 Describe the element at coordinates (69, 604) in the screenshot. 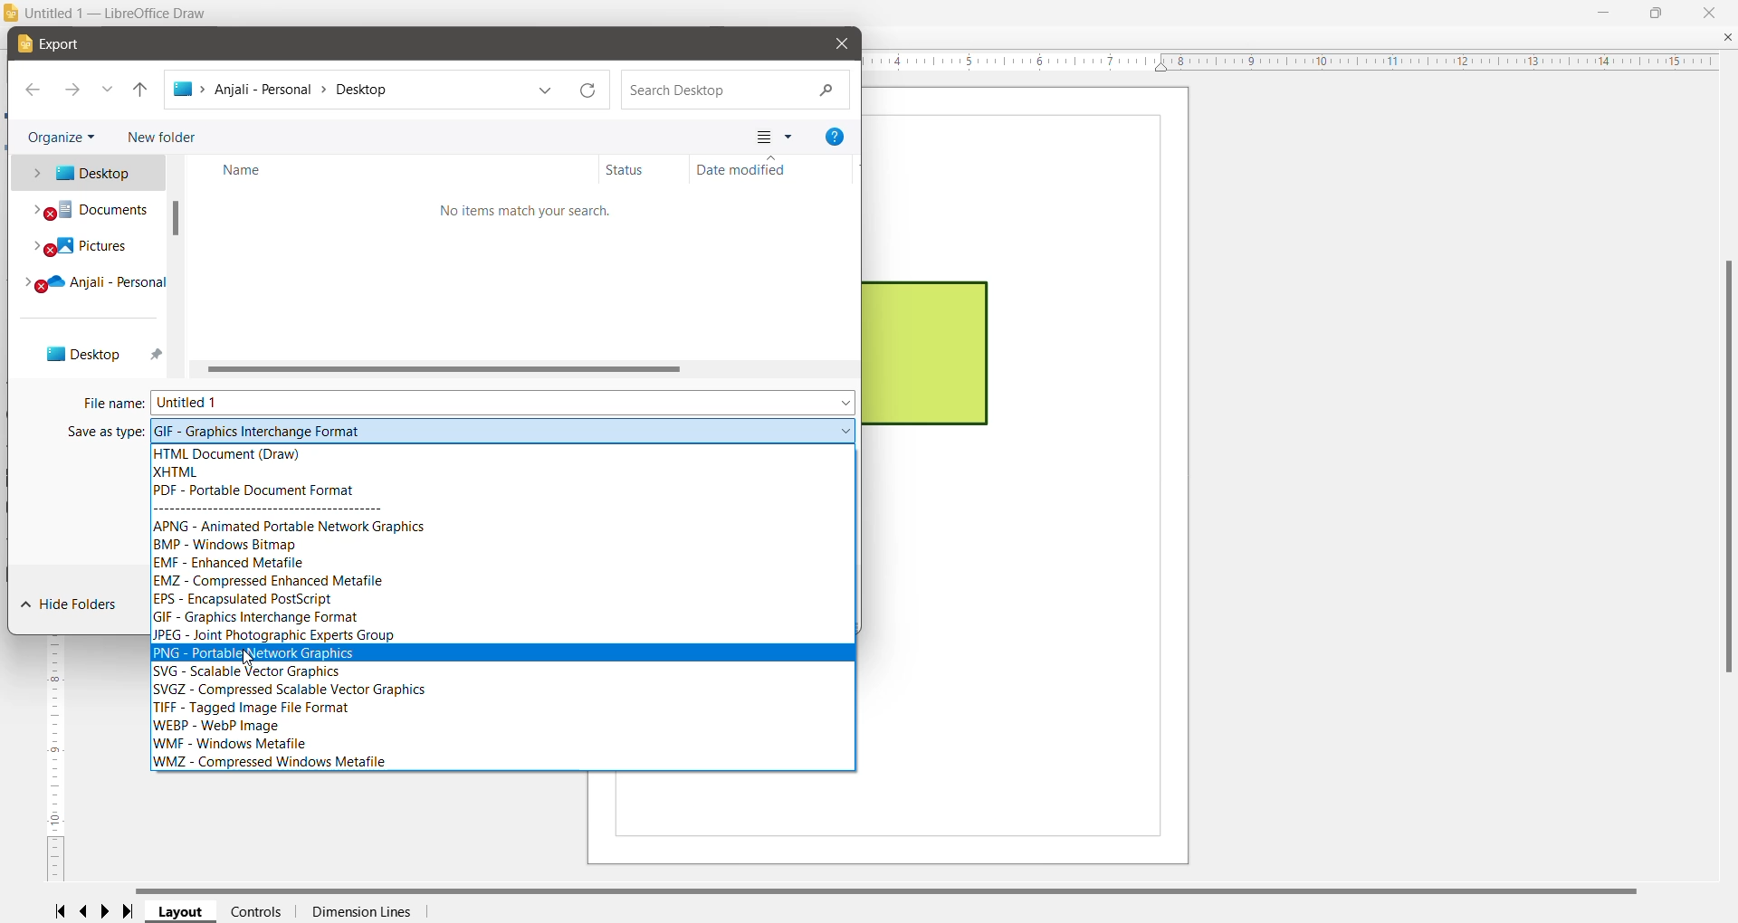

I see `Hide Folders` at that location.